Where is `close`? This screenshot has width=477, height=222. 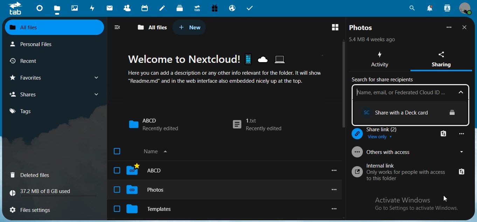 close is located at coordinates (466, 27).